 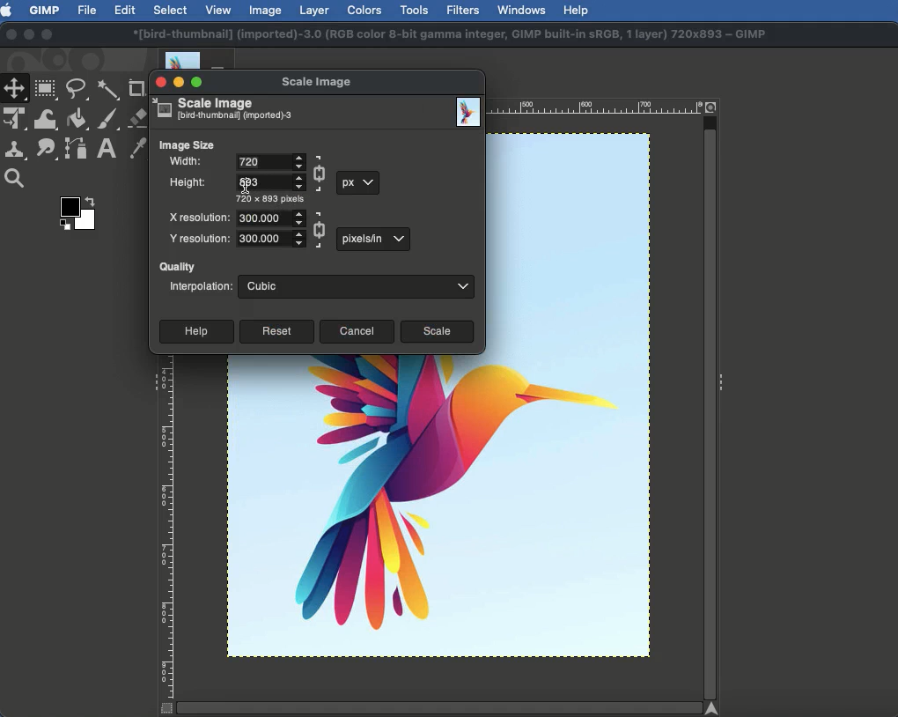 I want to click on Paths, so click(x=76, y=149).